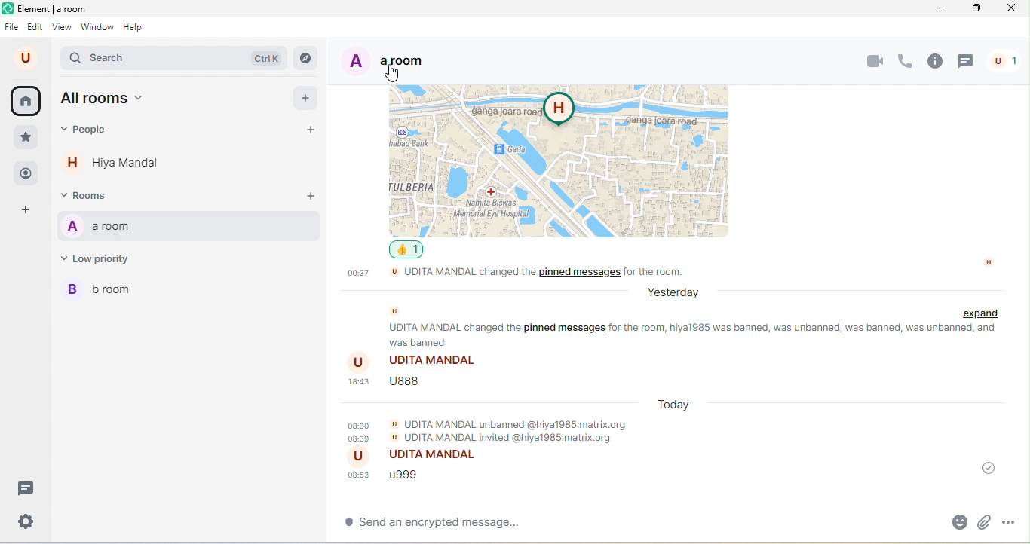 This screenshot has width=1030, height=544. I want to click on cursor movement, so click(394, 75).